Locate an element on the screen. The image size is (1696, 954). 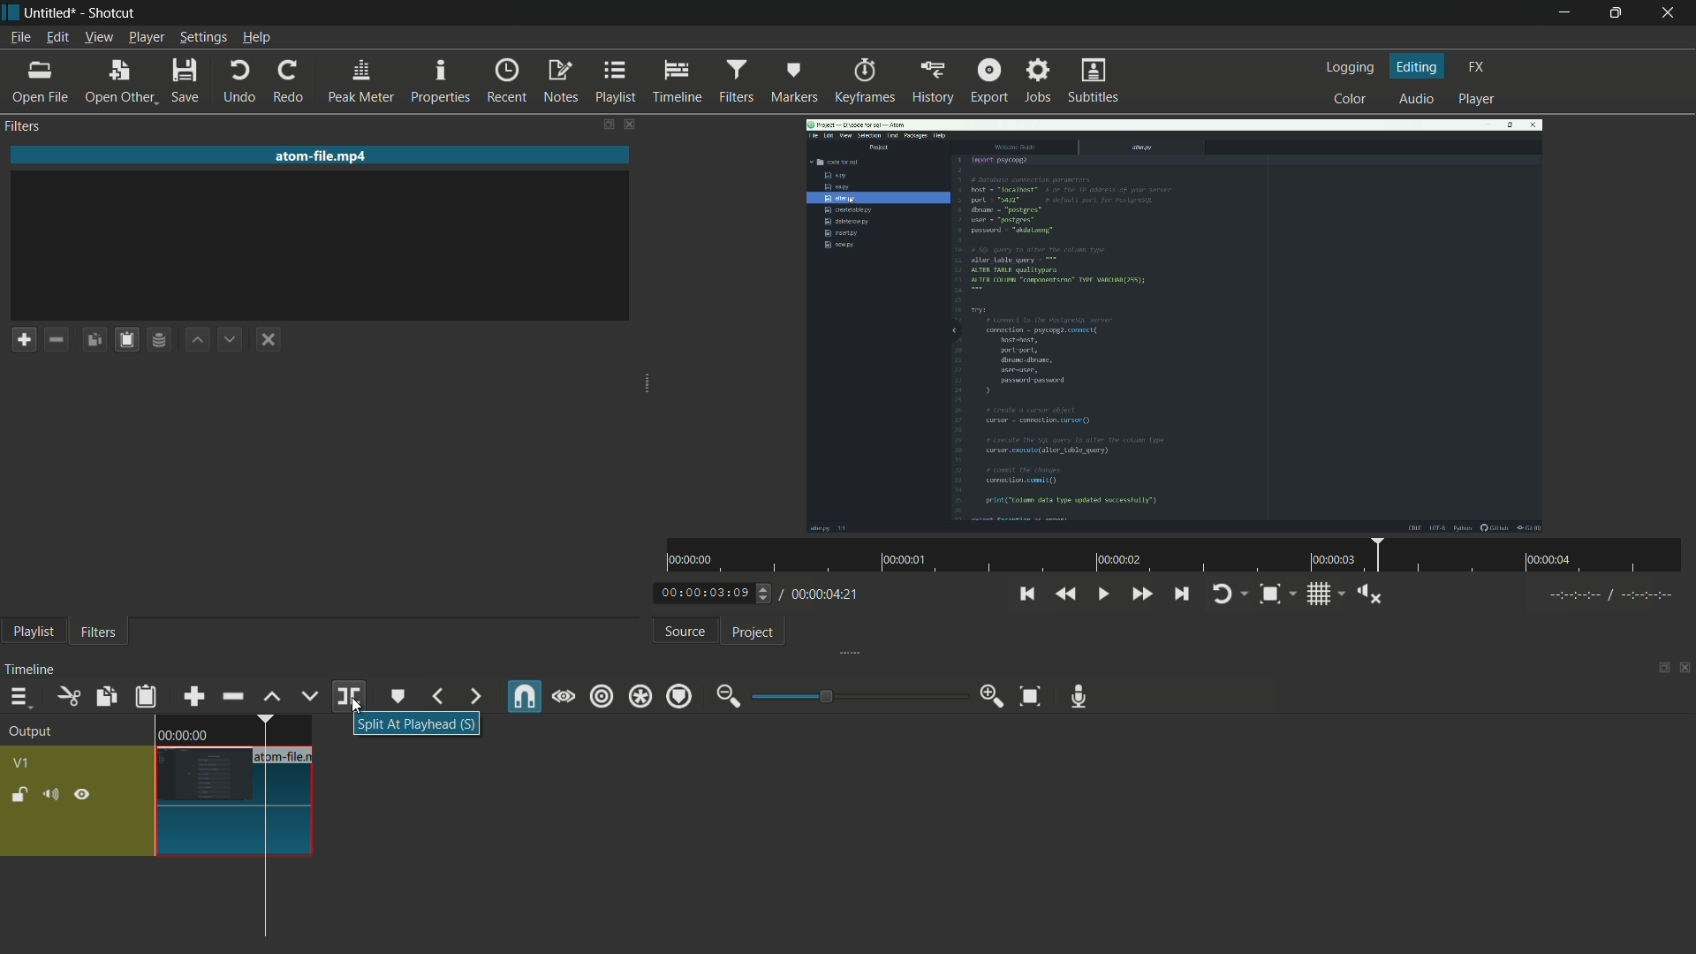
split at playhead is located at coordinates (348, 696).